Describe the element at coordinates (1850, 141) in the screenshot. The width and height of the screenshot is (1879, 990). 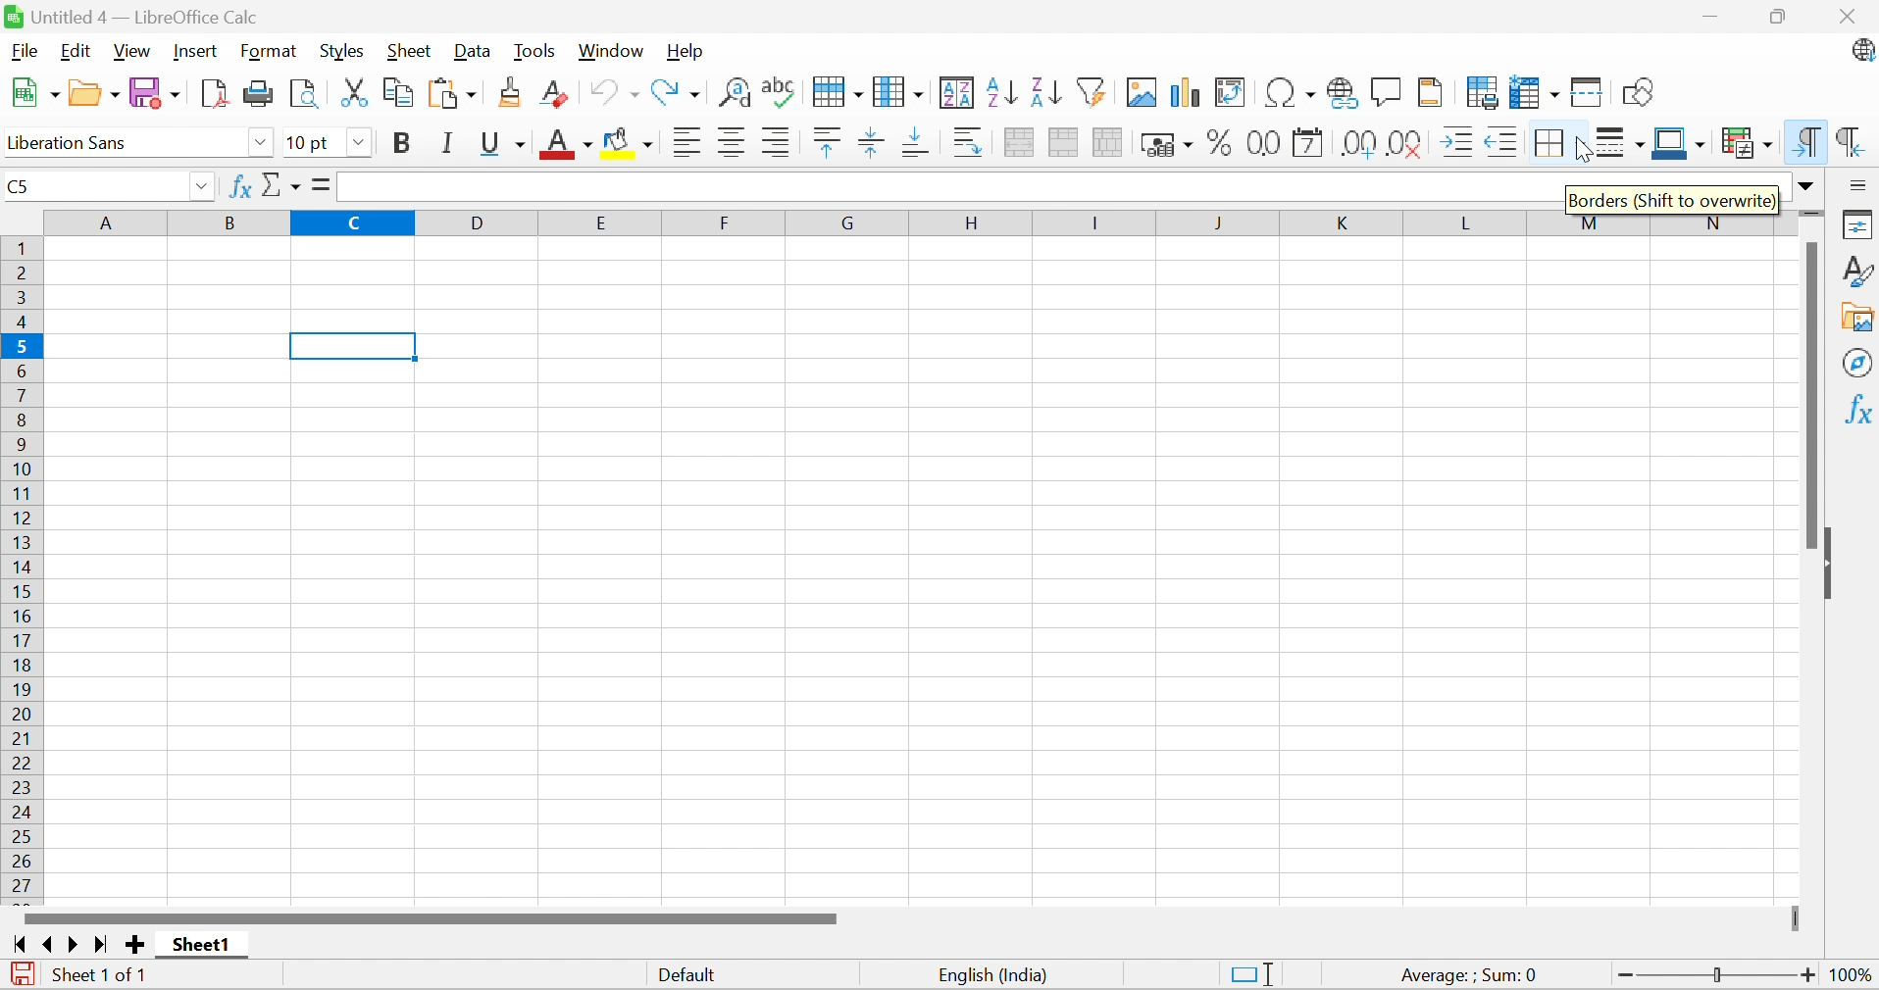
I see `Right-to-left` at that location.